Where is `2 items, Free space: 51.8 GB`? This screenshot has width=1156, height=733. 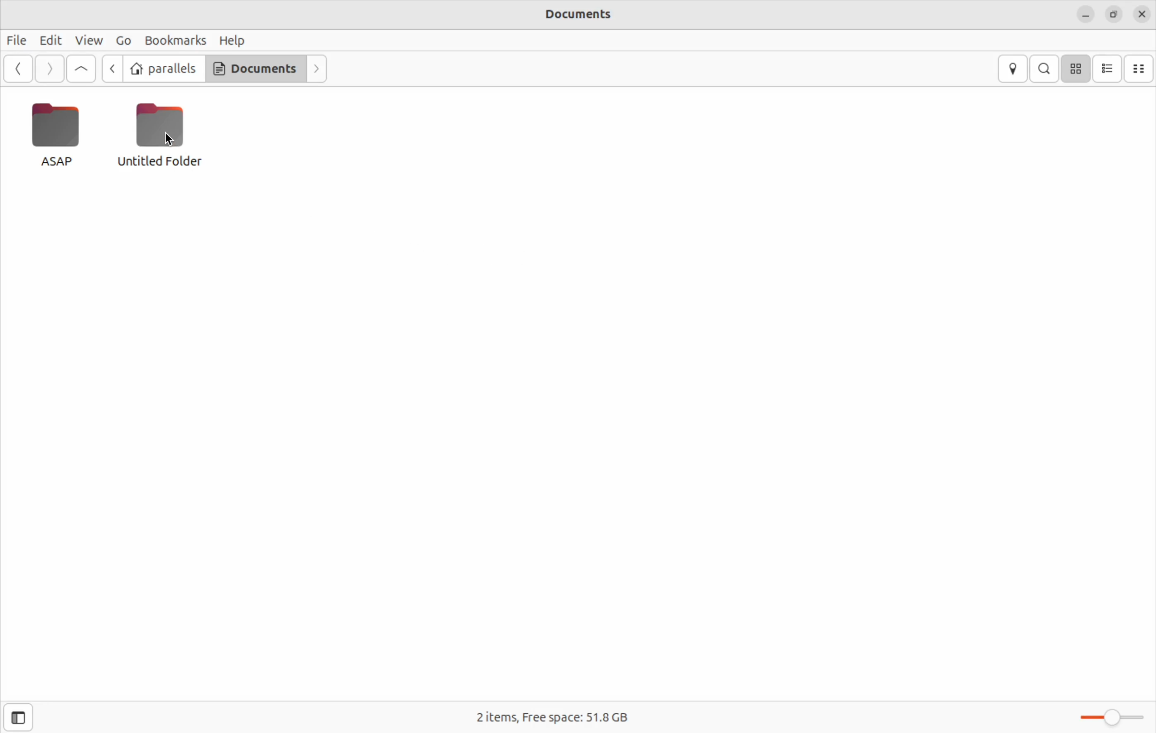 2 items, Free space: 51.8 GB is located at coordinates (561, 713).